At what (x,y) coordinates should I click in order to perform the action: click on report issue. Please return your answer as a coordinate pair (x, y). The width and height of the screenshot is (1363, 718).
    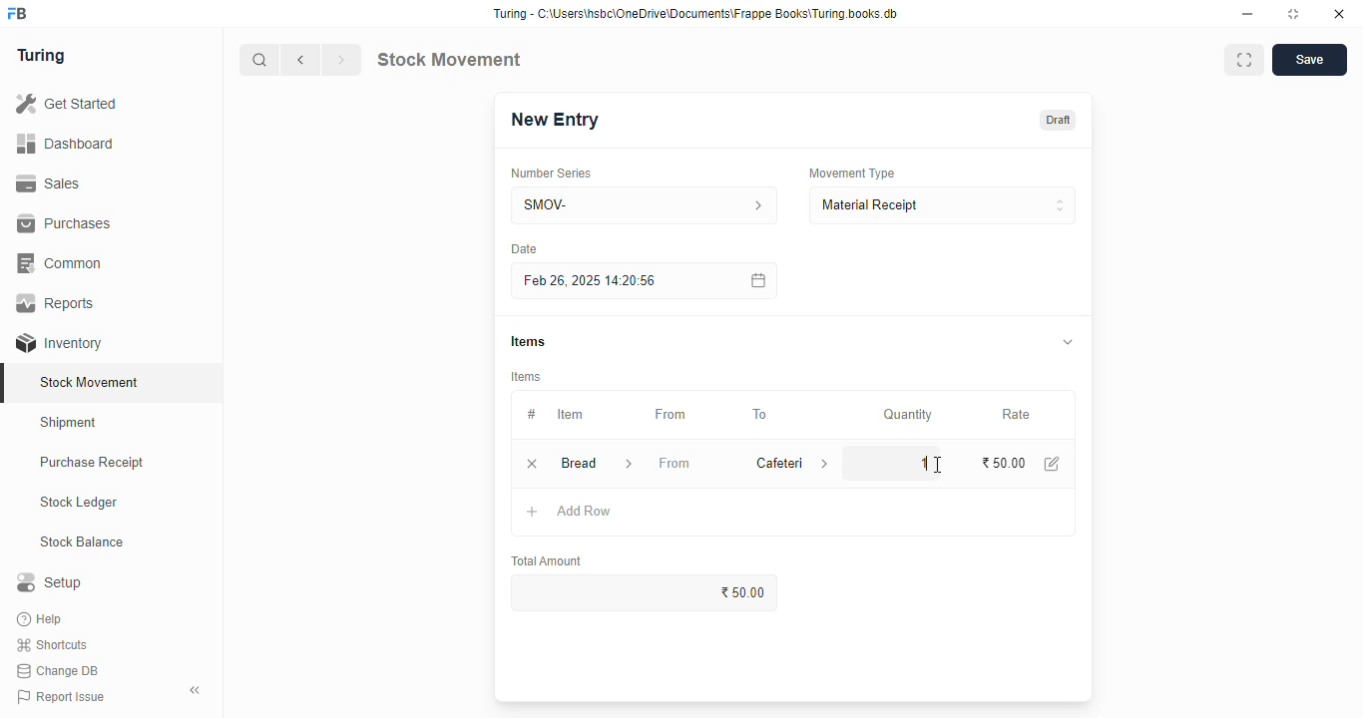
    Looking at the image, I should click on (61, 696).